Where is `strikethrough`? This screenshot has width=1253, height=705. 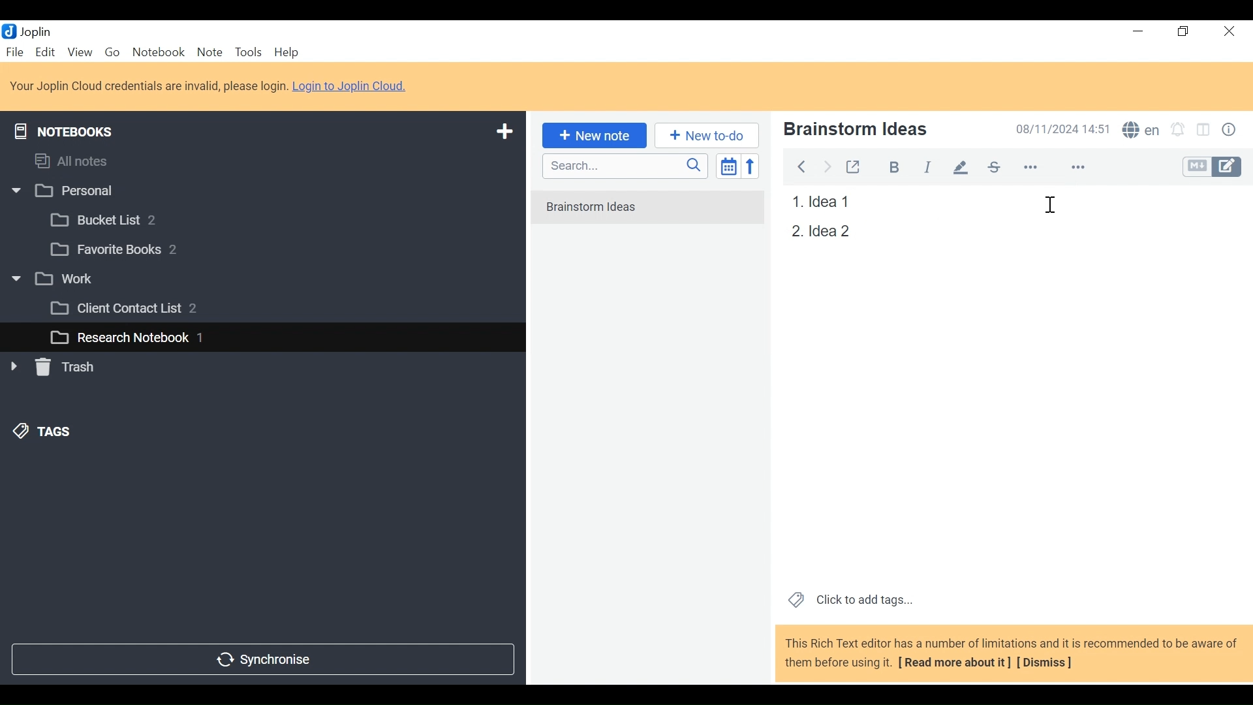
strikethrough is located at coordinates (993, 166).